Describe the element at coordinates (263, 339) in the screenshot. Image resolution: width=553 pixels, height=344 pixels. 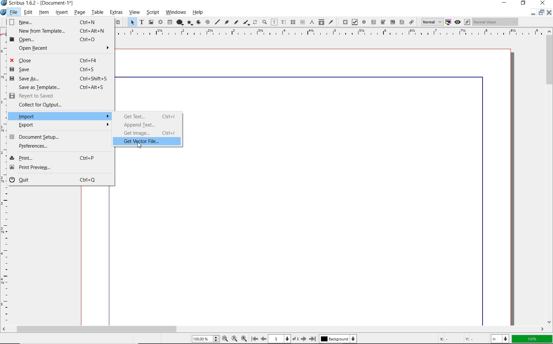
I see `Previous Page` at that location.